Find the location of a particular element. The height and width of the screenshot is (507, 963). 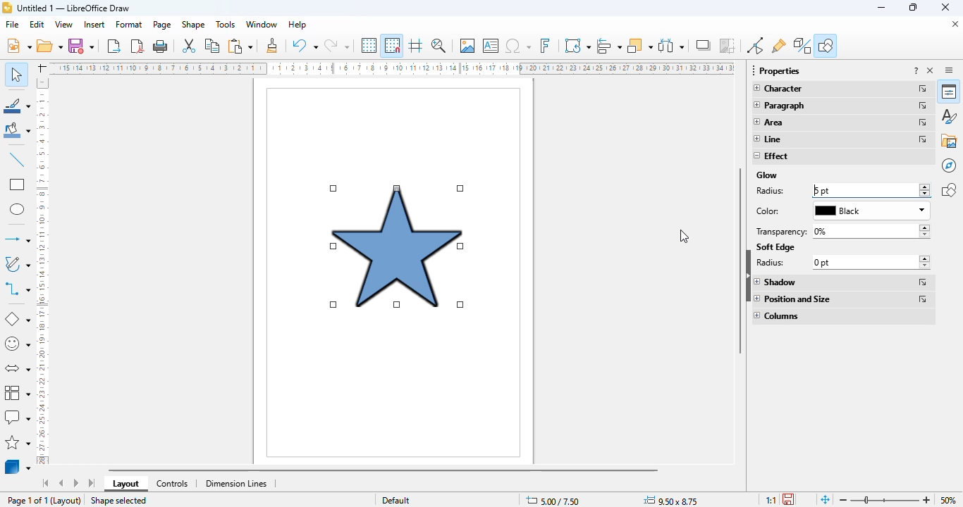

paste is located at coordinates (240, 46).